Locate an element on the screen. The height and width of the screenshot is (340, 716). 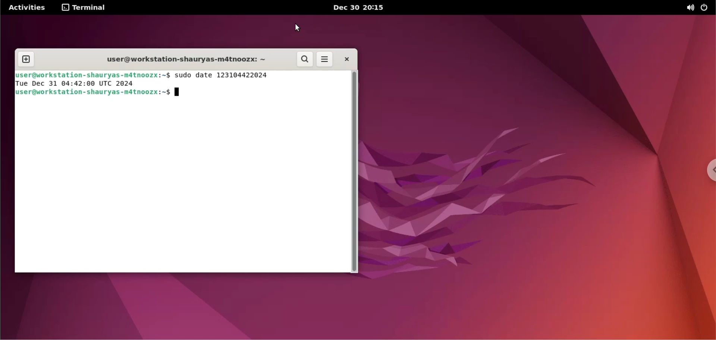
dec 30 2015 is located at coordinates (361, 7).